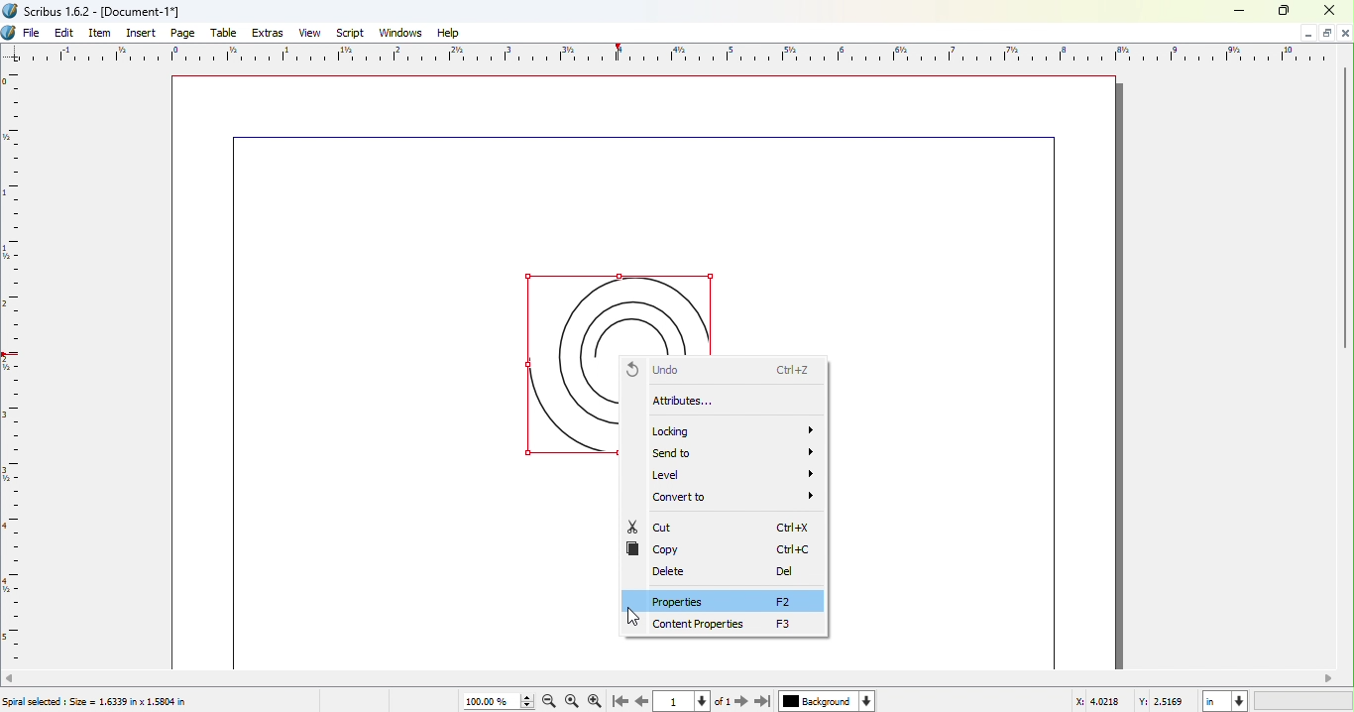 The height and width of the screenshot is (712, 1354). What do you see at coordinates (1168, 702) in the screenshot?
I see `Y co-ordinate` at bounding box center [1168, 702].